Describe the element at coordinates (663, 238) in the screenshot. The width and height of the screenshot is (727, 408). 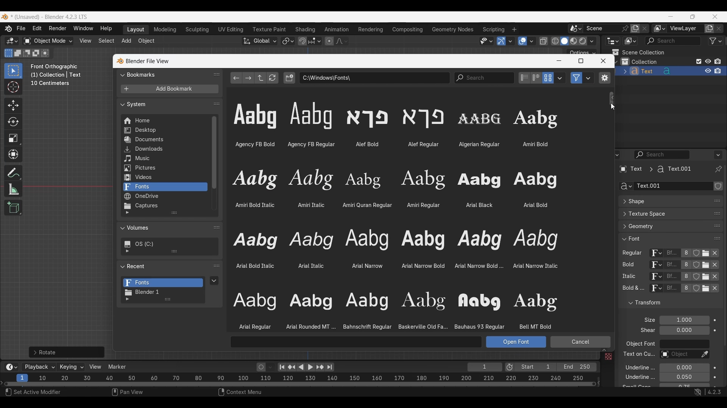
I see `Click to collapse Font` at that location.